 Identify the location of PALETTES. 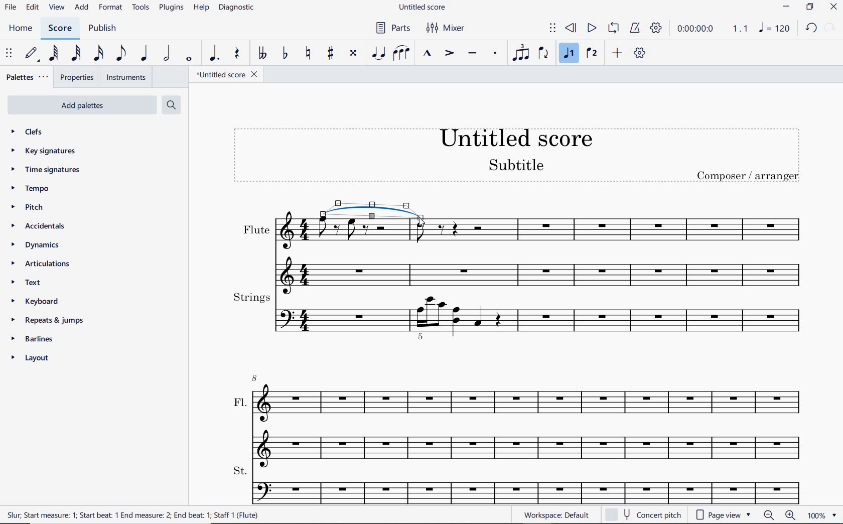
(28, 78).